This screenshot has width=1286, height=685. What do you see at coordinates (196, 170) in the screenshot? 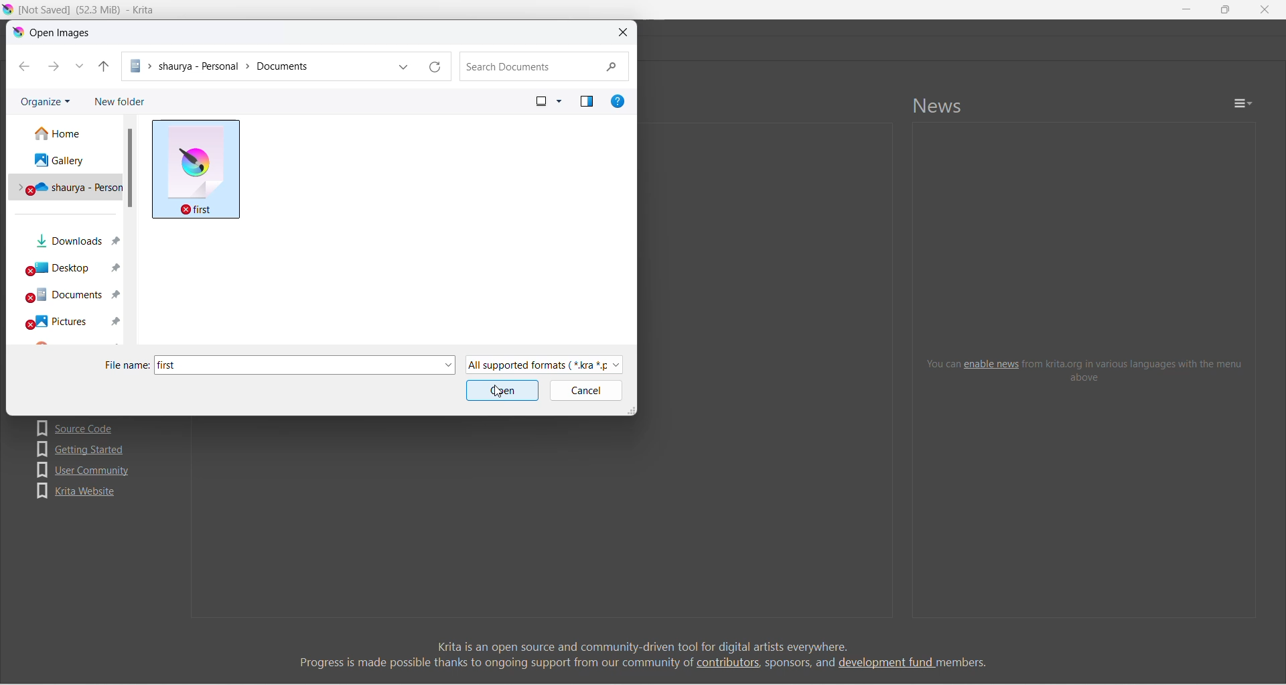
I see `selected file` at bounding box center [196, 170].